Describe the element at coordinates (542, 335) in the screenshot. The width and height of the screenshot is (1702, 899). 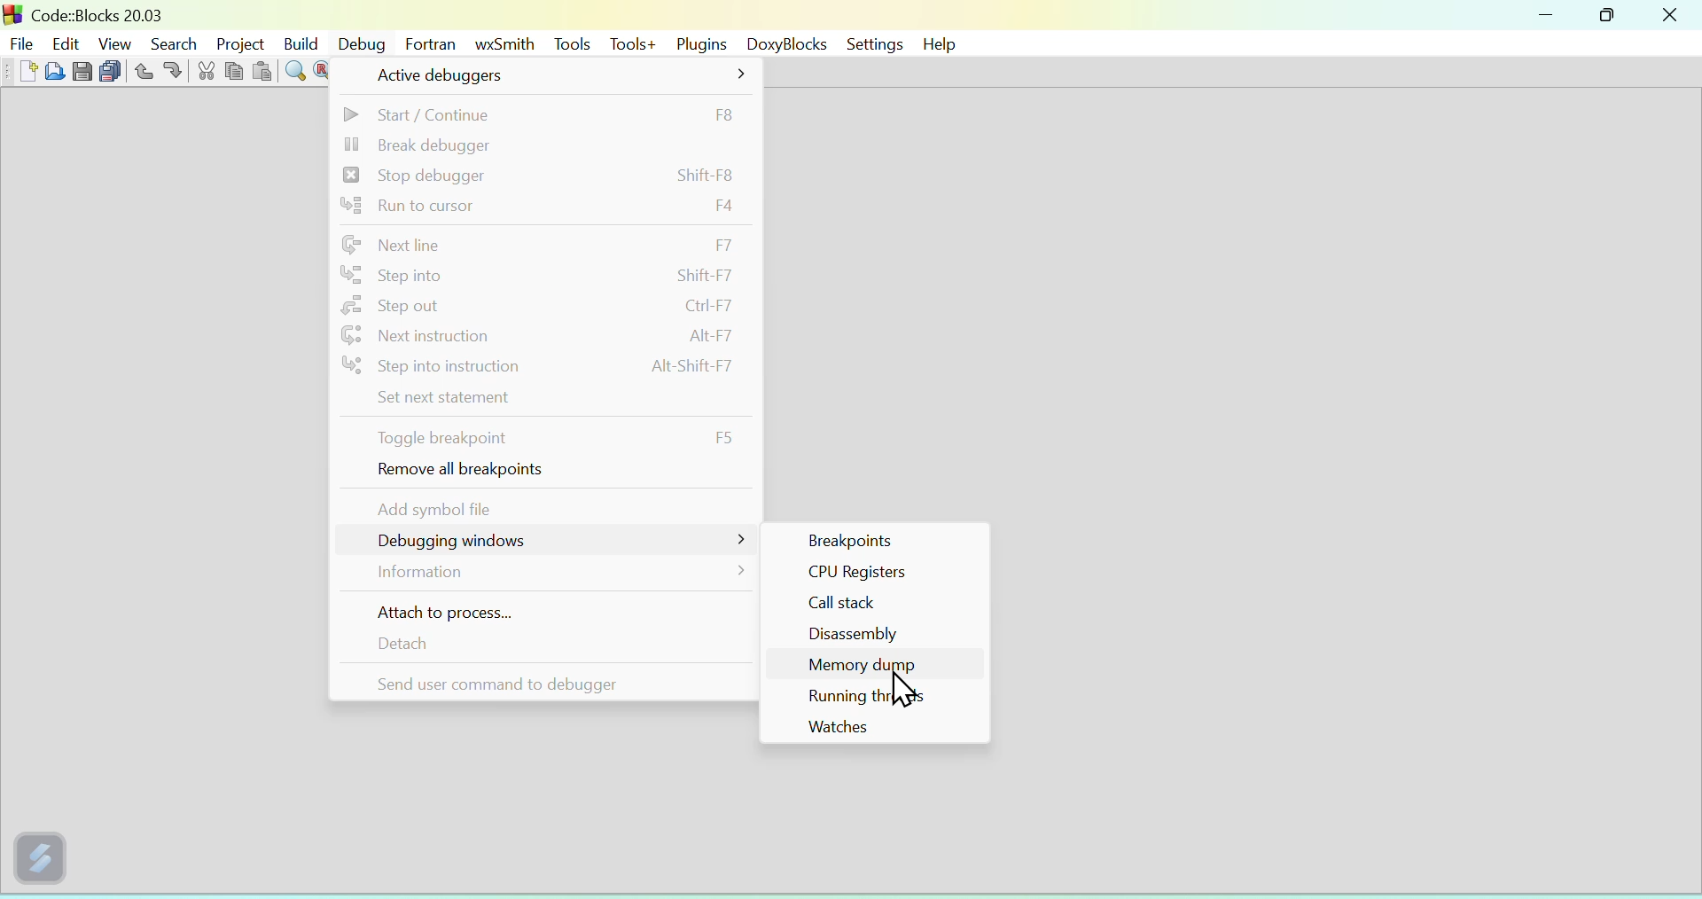
I see `next instruction` at that location.